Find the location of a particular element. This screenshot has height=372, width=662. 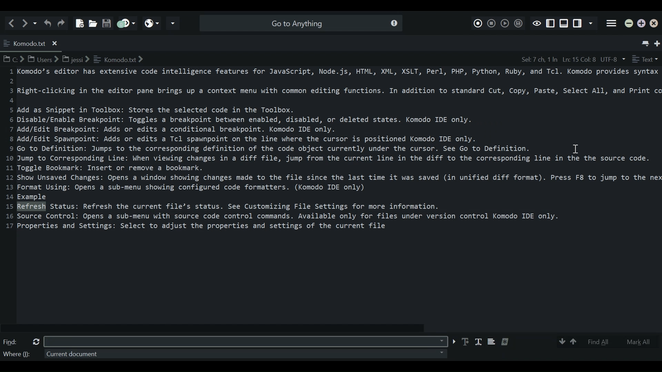

View in browser is located at coordinates (152, 23).